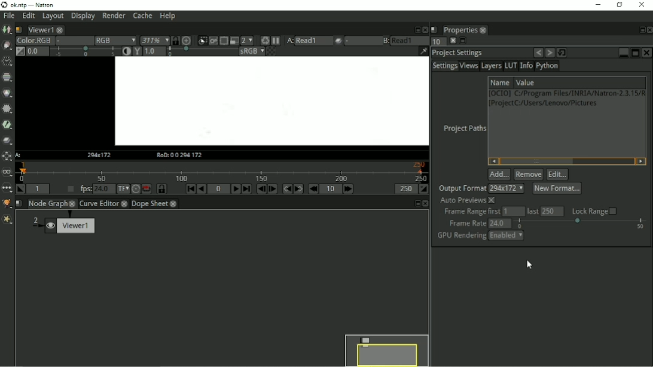 The height and width of the screenshot is (367, 653). What do you see at coordinates (438, 42) in the screenshot?
I see `Maximum number of panels` at bounding box center [438, 42].